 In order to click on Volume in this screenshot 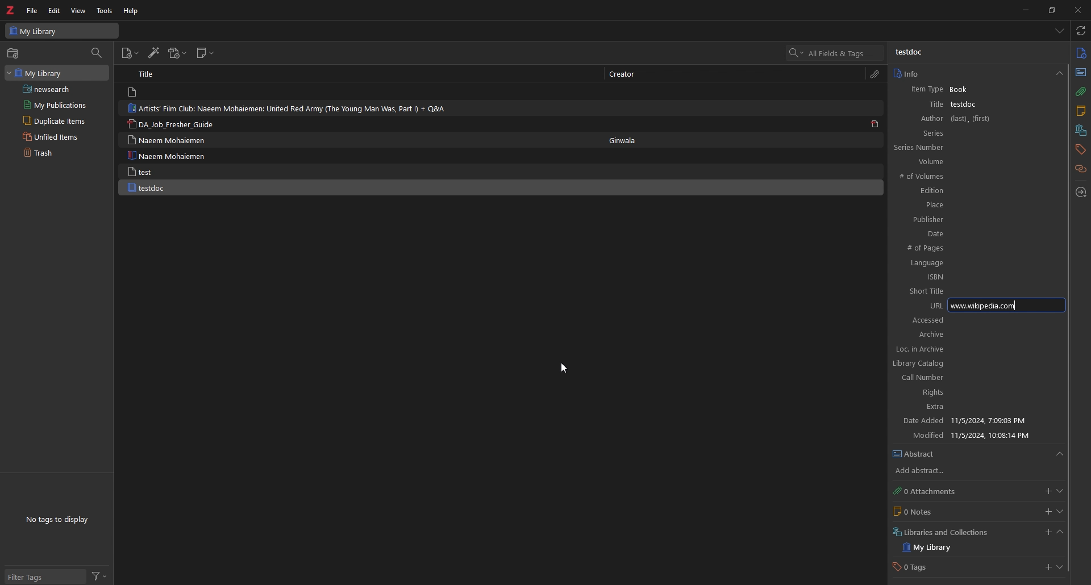, I will do `click(954, 162)`.